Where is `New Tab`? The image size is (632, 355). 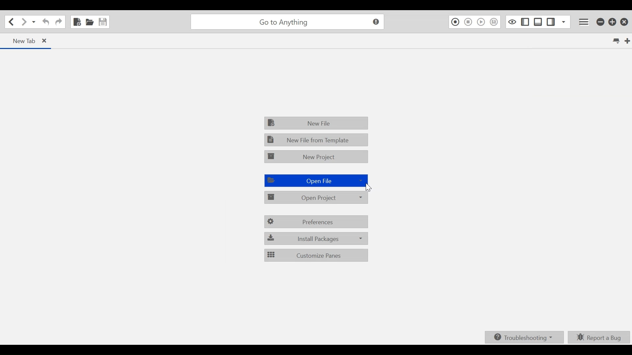 New Tab is located at coordinates (627, 41).